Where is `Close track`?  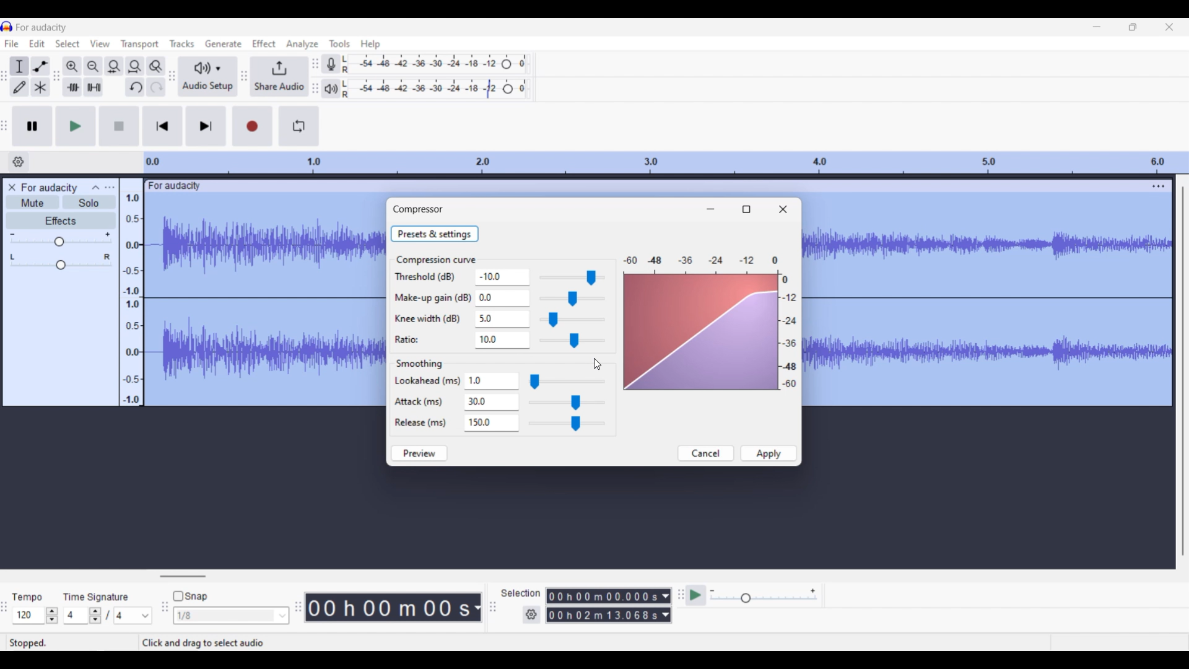
Close track is located at coordinates (11, 187).